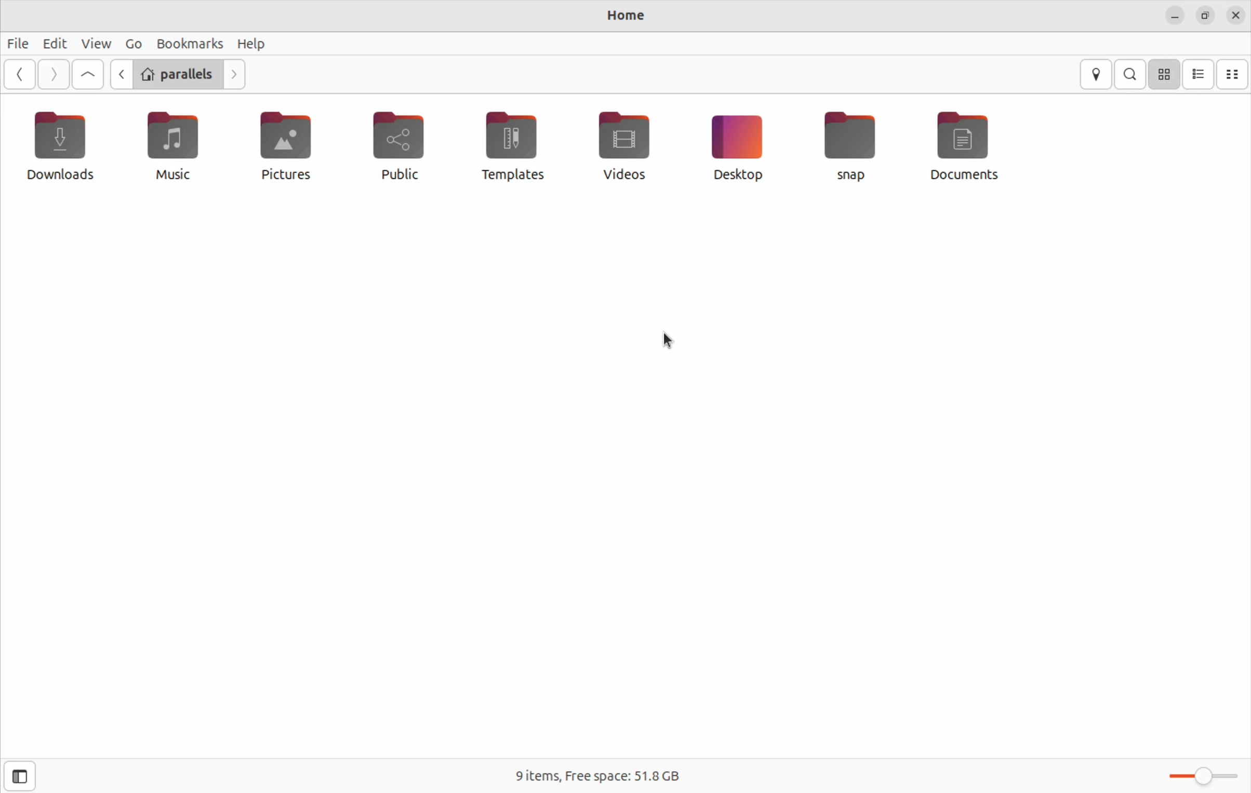 The image size is (1251, 793). What do you see at coordinates (1097, 75) in the screenshot?
I see `location` at bounding box center [1097, 75].